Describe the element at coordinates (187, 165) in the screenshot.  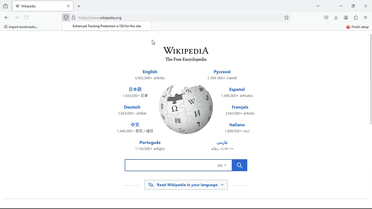
I see `search bar` at that location.